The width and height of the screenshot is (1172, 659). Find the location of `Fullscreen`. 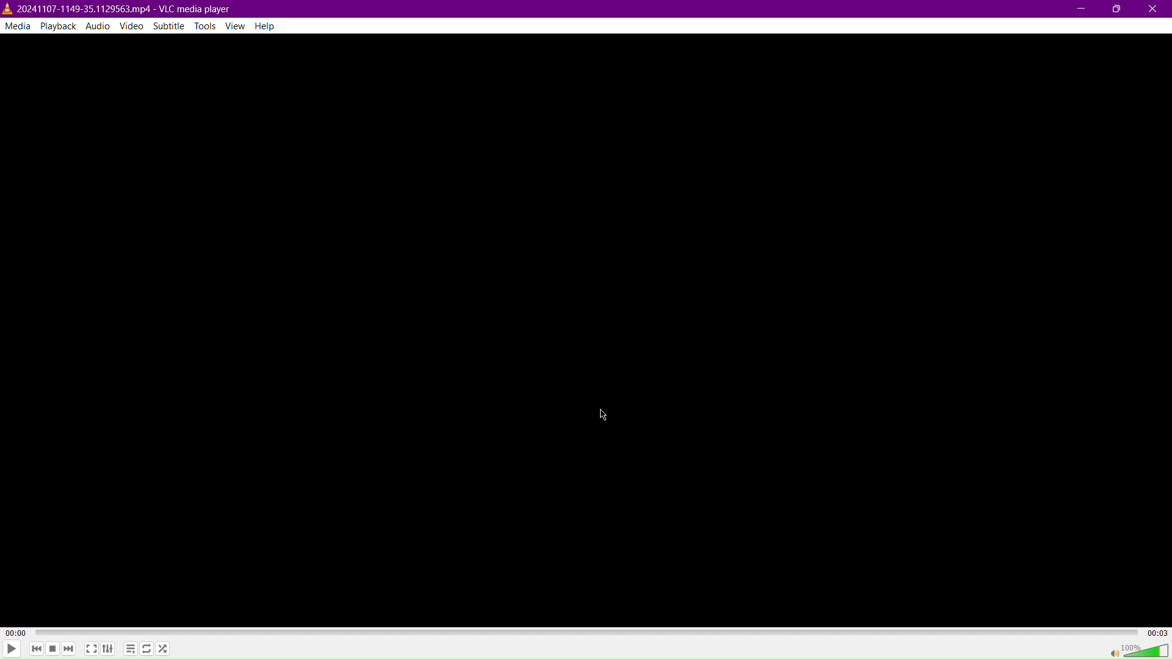

Fullscreen is located at coordinates (91, 649).